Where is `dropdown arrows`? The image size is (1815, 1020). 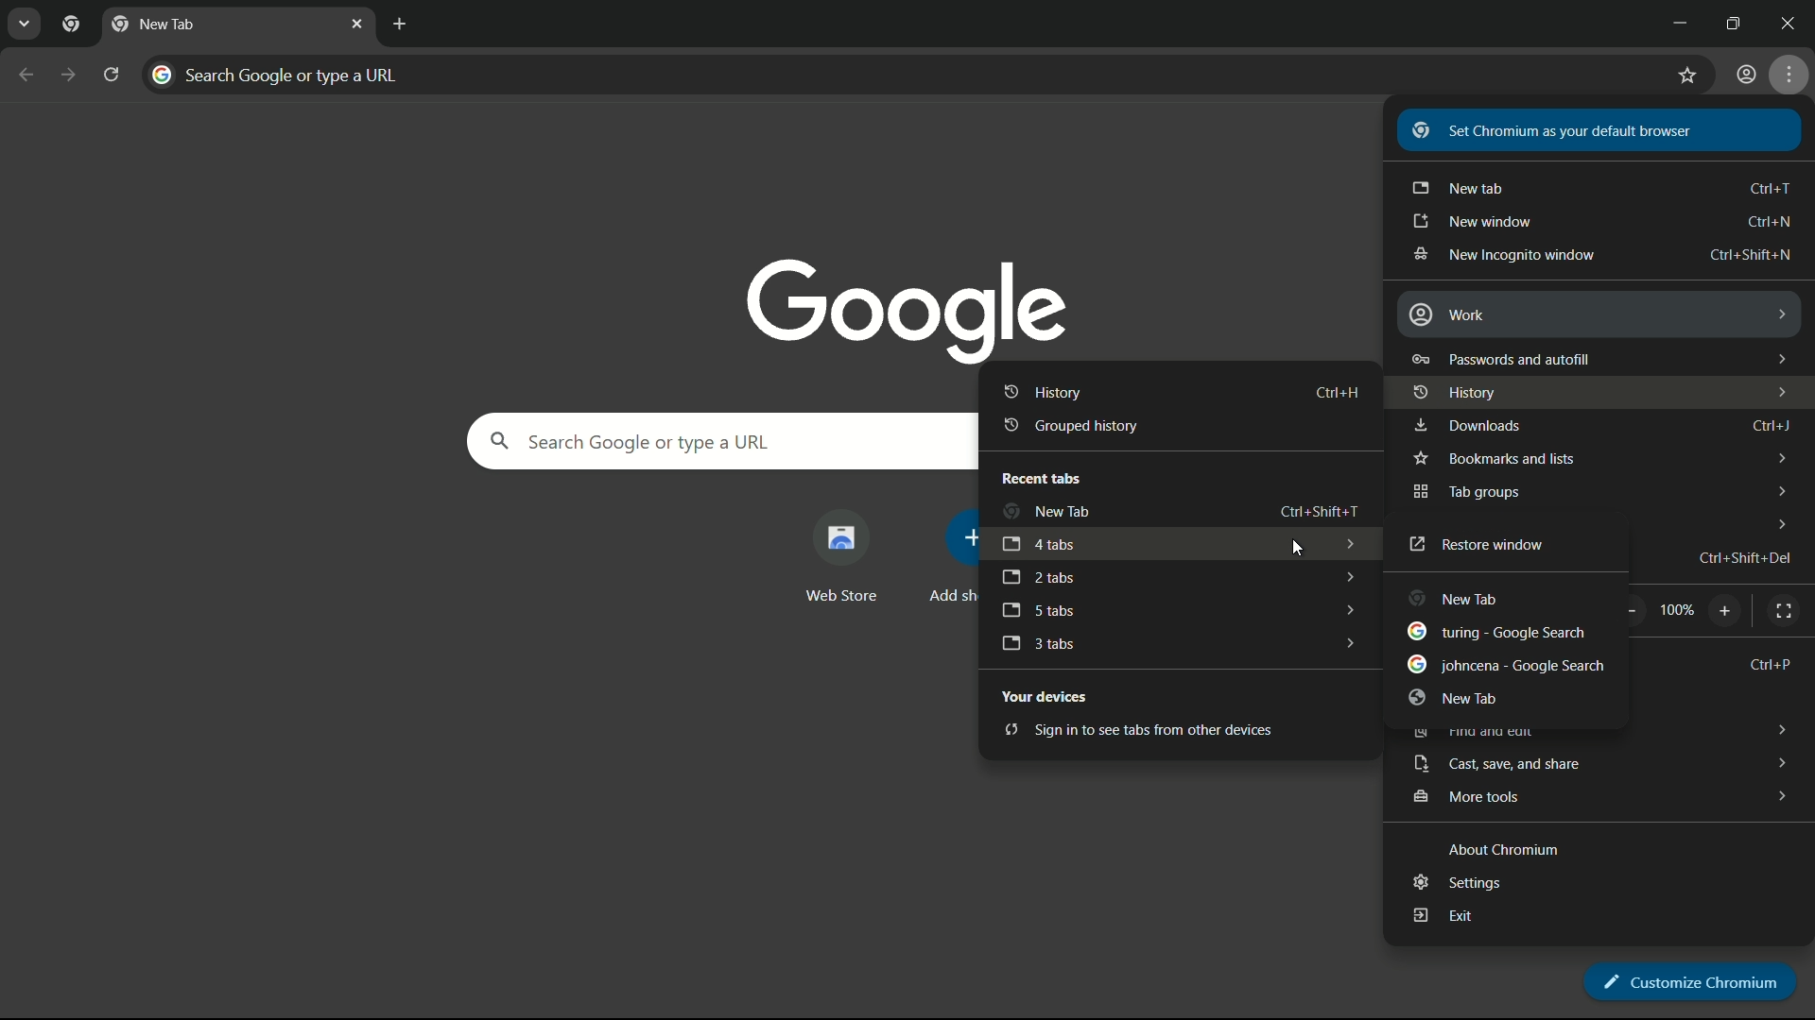 dropdown arrows is located at coordinates (1348, 546).